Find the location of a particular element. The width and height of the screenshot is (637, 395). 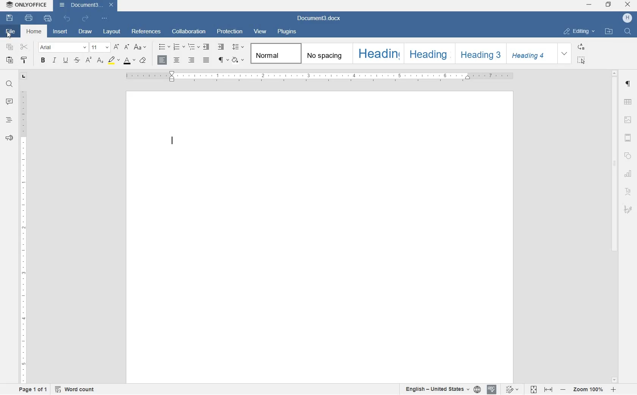

L is located at coordinates (23, 76).